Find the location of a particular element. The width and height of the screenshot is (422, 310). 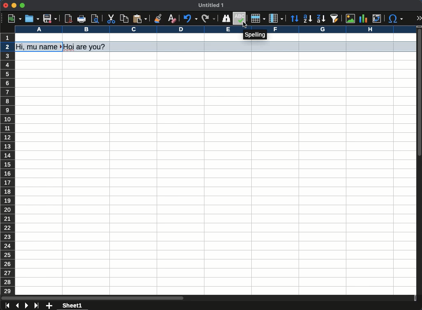

Hoi are you? is located at coordinates (85, 46).